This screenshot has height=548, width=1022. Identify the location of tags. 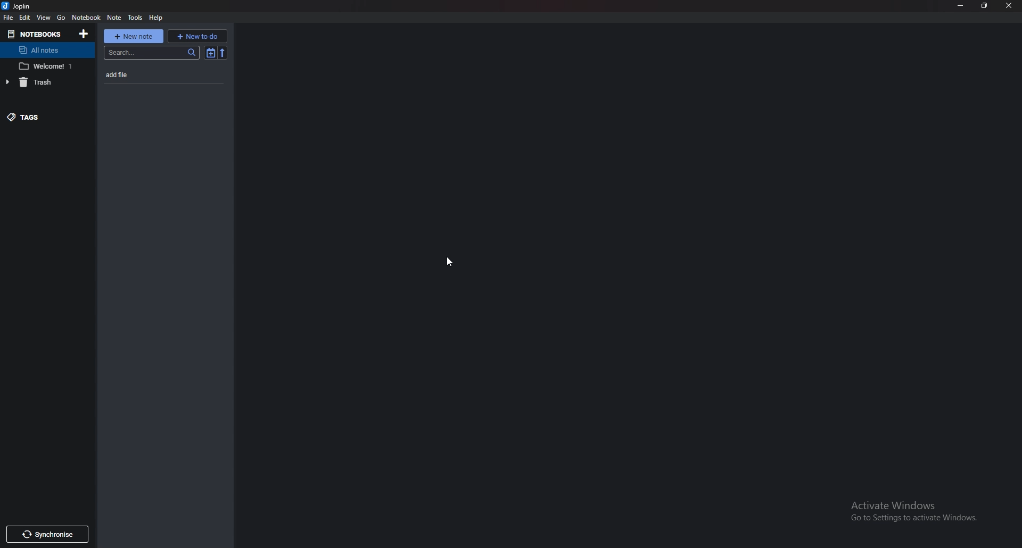
(41, 116).